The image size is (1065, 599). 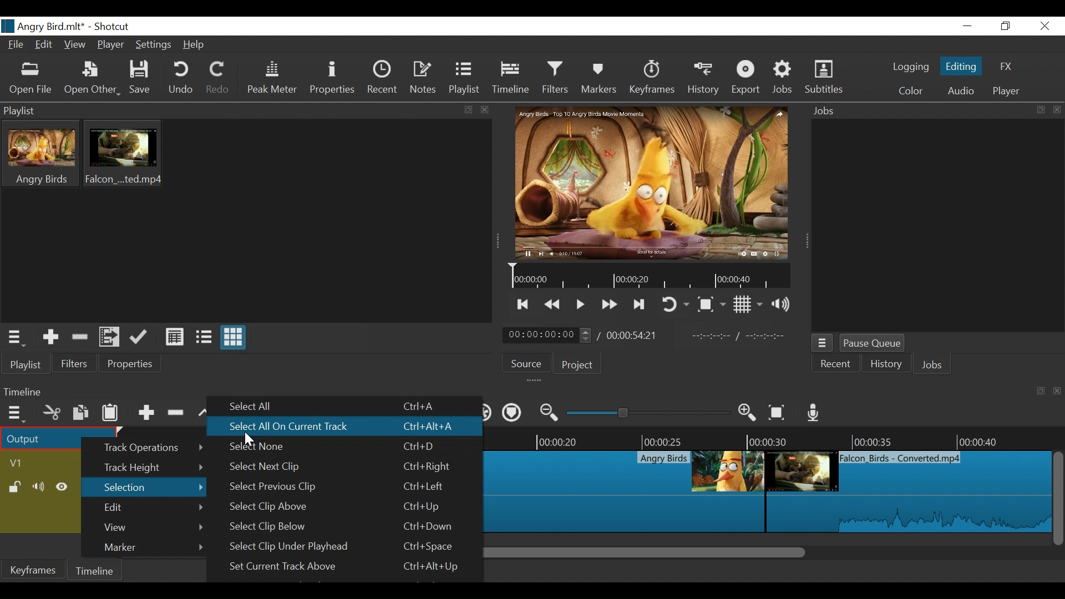 I want to click on Output, so click(x=45, y=438).